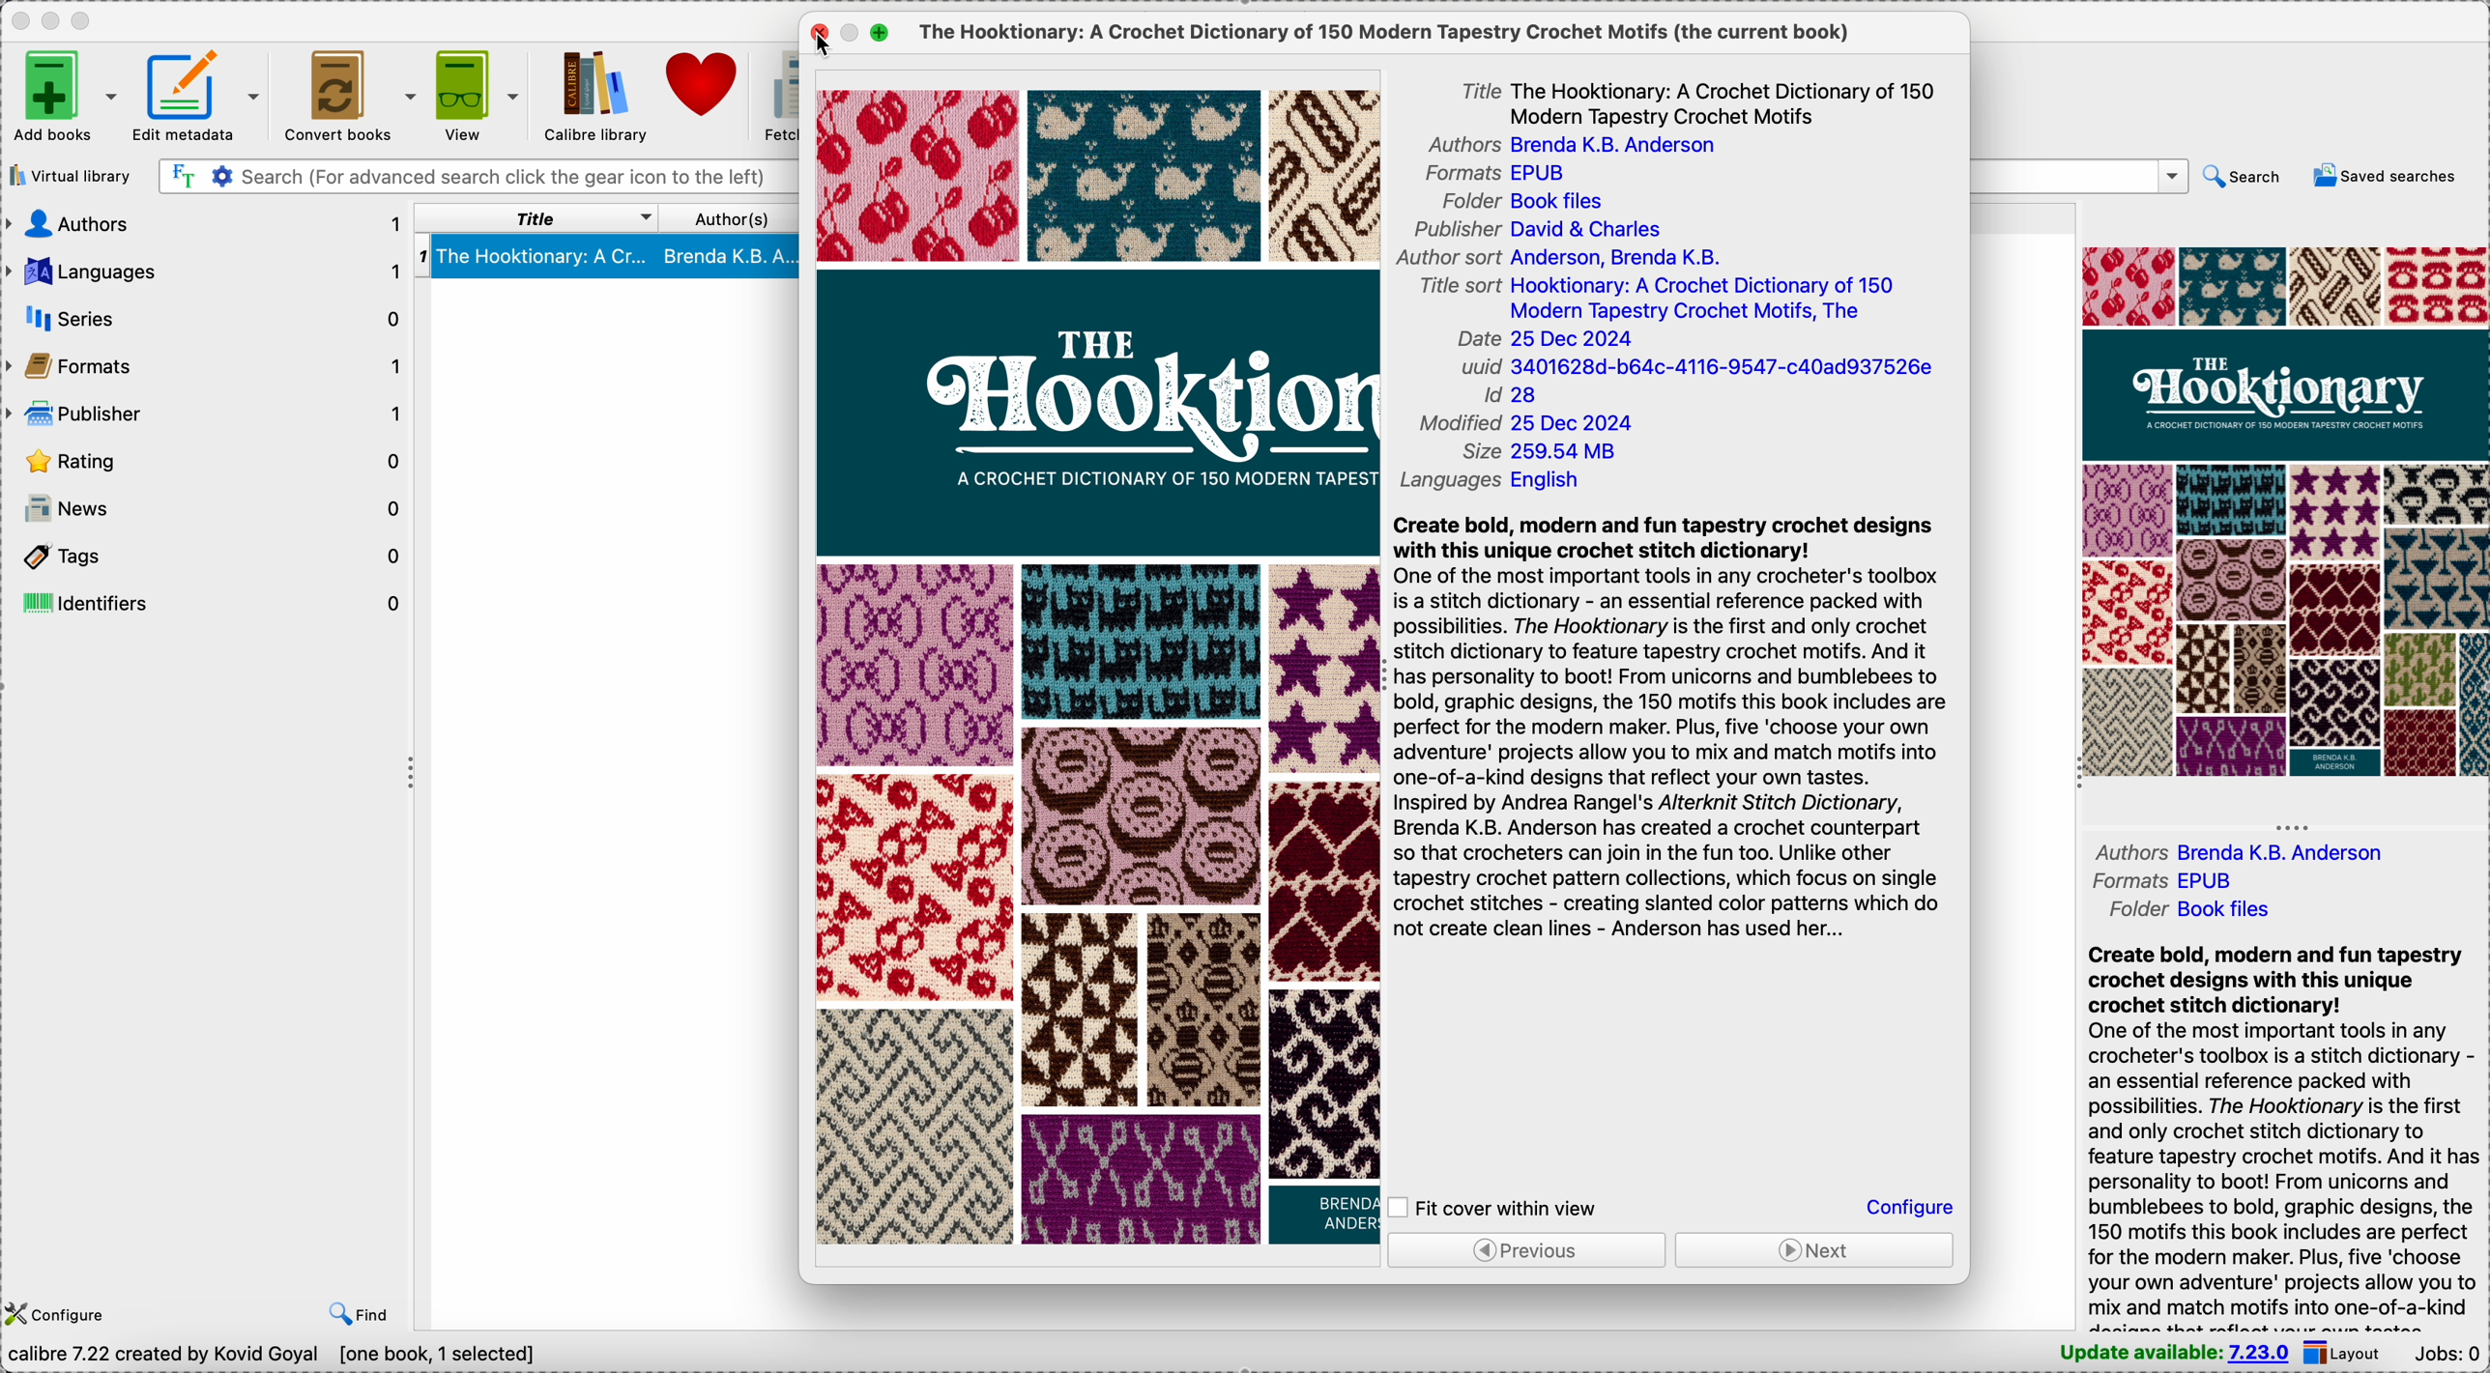 The image size is (2490, 1373). I want to click on minimize, so click(55, 20).